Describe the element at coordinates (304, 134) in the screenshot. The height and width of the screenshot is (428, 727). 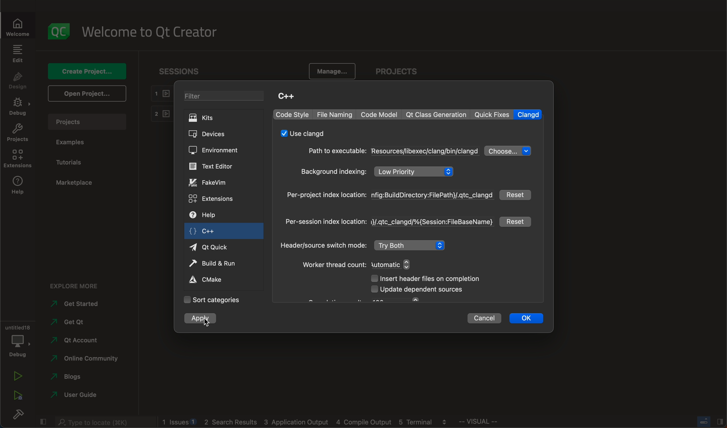
I see `use clangd` at that location.